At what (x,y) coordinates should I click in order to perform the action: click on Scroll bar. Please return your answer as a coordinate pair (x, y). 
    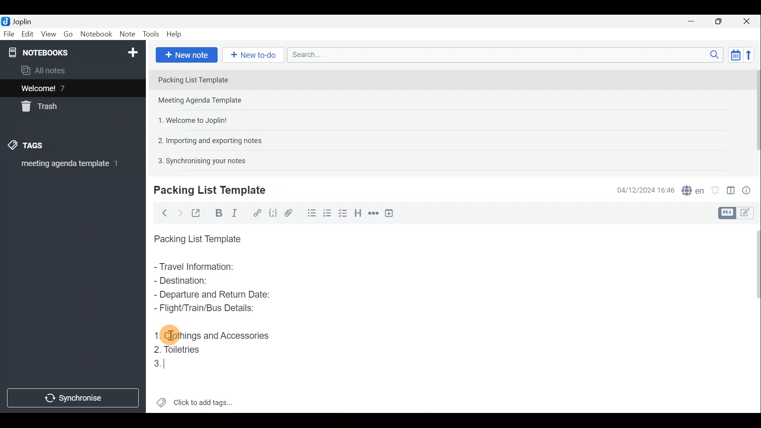
    Looking at the image, I should click on (753, 116).